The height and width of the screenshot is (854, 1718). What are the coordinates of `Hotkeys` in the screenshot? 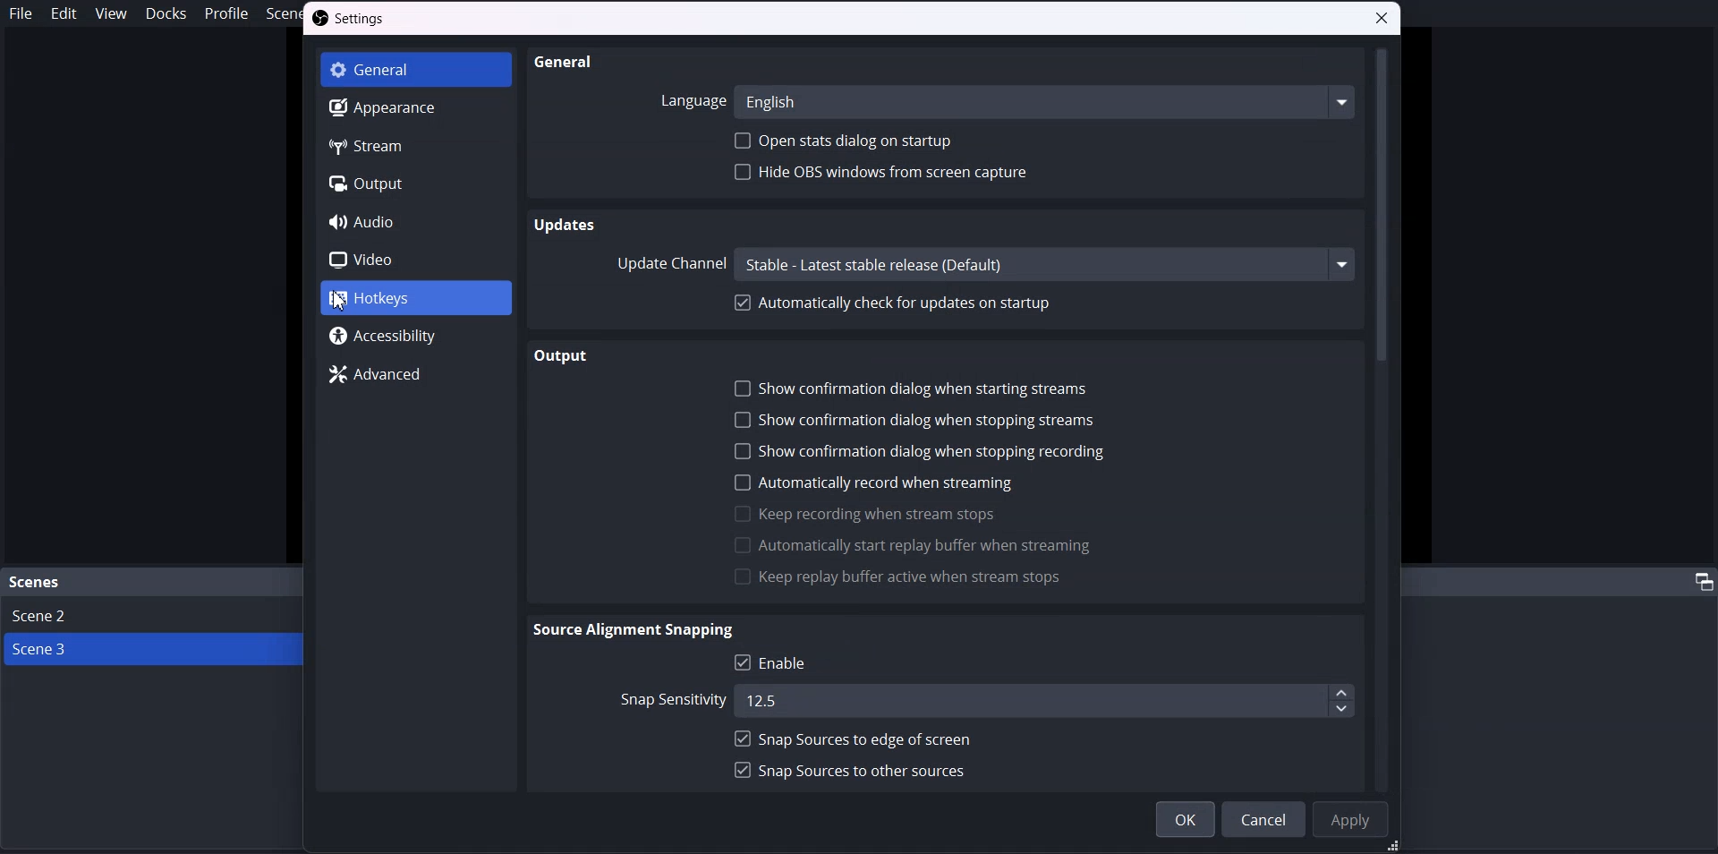 It's located at (418, 298).